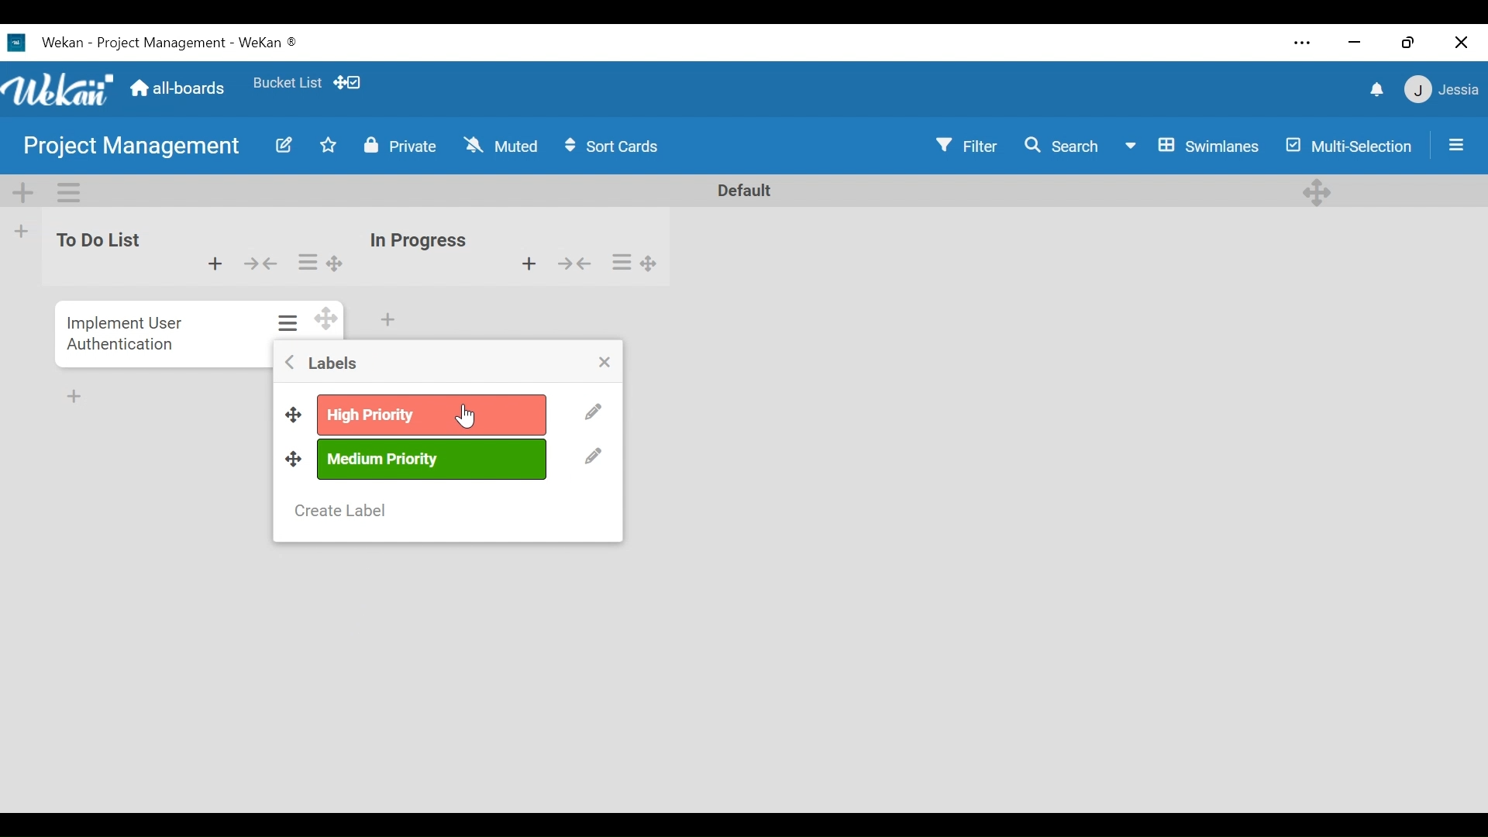  Describe the element at coordinates (502, 146) in the screenshot. I see `\ Muted` at that location.